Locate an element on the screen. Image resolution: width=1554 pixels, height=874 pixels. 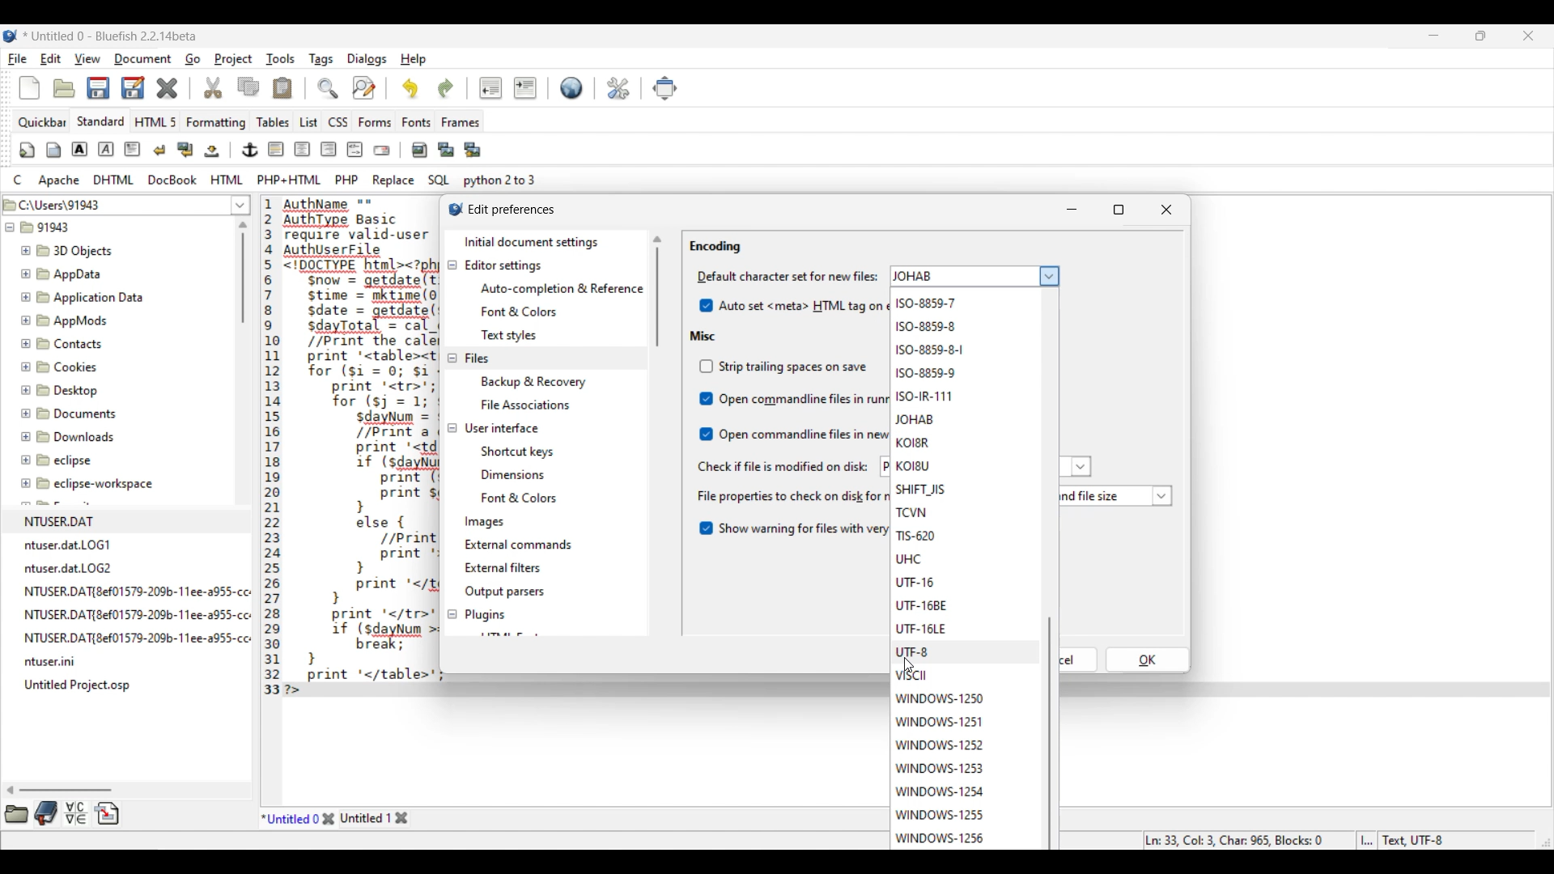
Redo is located at coordinates (446, 88).